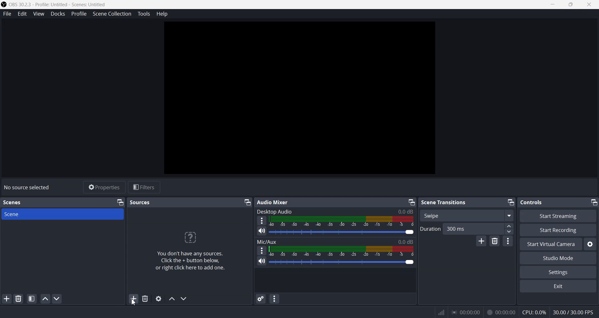 The width and height of the screenshot is (599, 318). I want to click on Text, so click(27, 187).